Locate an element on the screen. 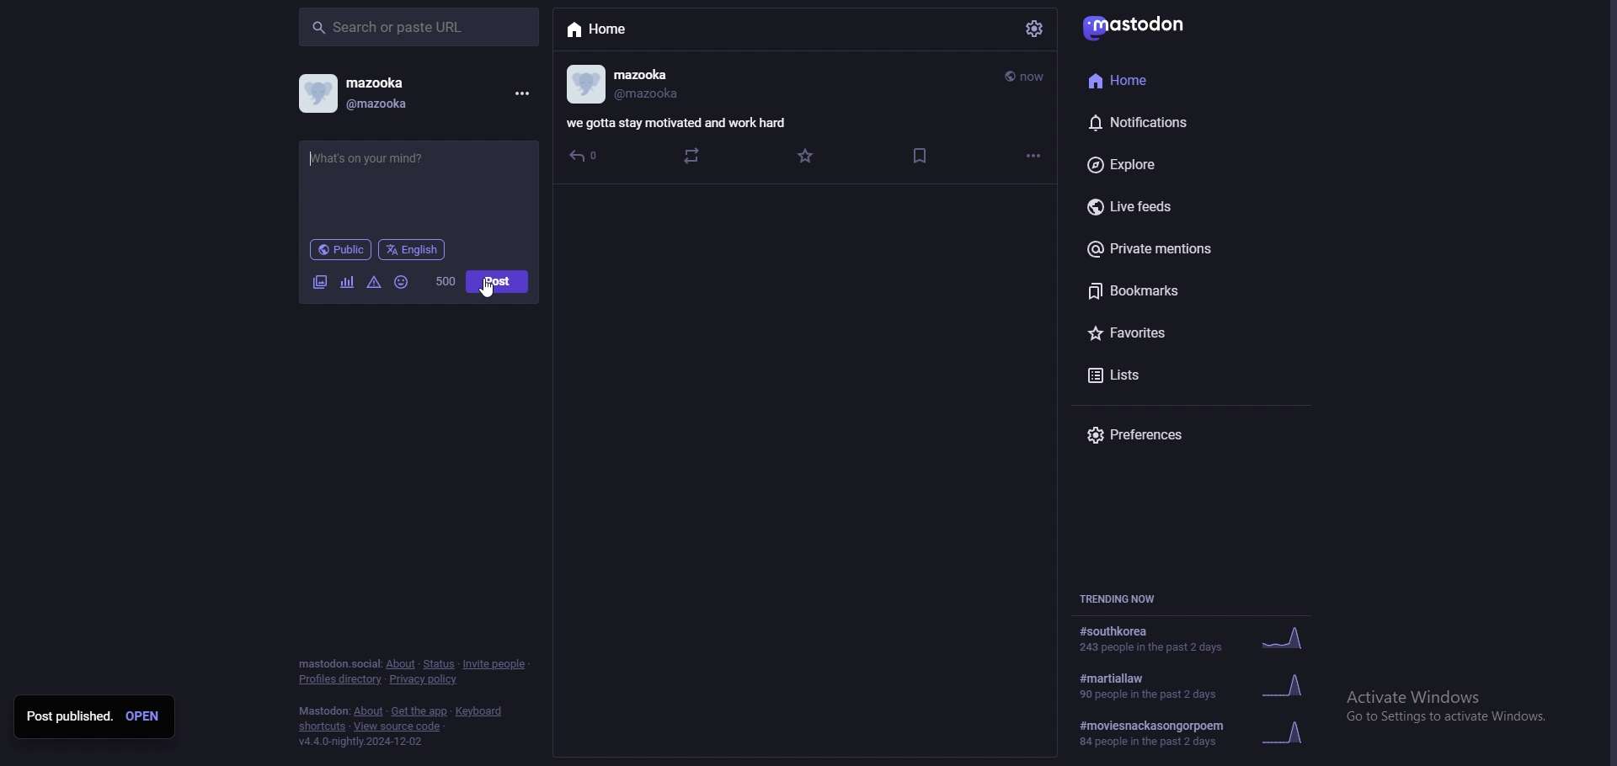  post published is located at coordinates (69, 716).